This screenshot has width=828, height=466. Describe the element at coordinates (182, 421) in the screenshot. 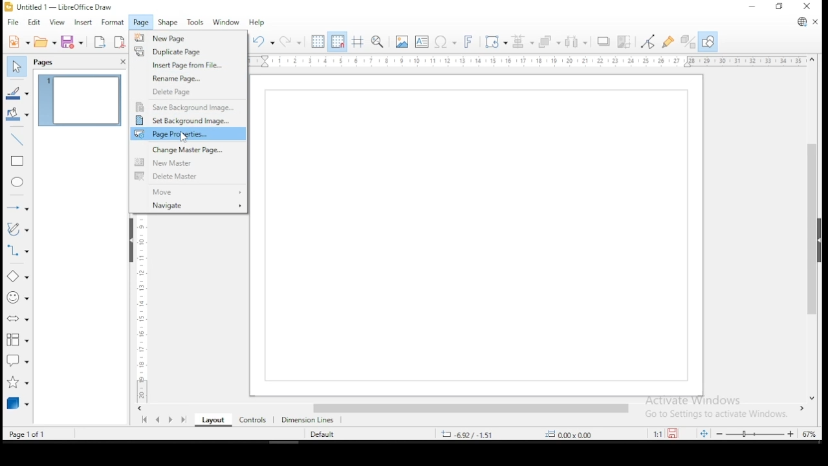

I see `last page` at that location.